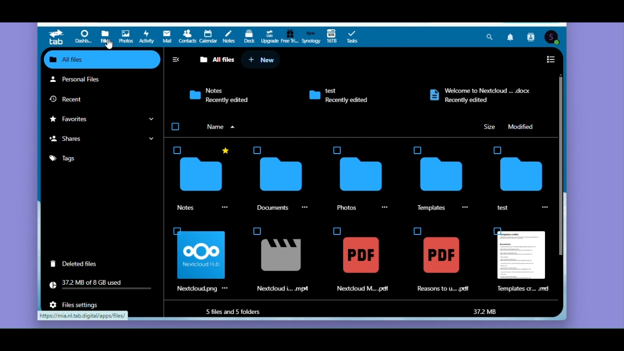  What do you see at coordinates (488, 312) in the screenshot?
I see `37.2 MB` at bounding box center [488, 312].